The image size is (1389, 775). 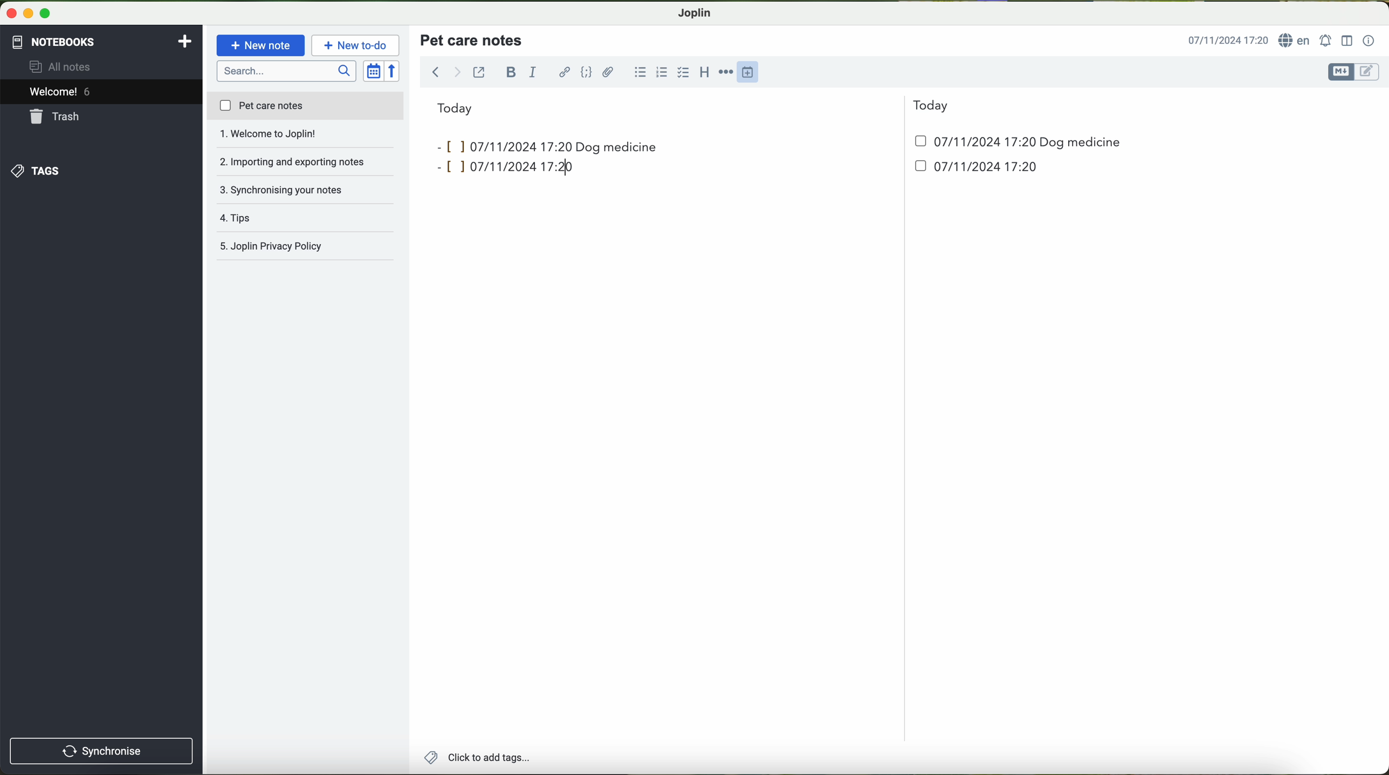 What do you see at coordinates (1081, 143) in the screenshot?
I see `dog medicine` at bounding box center [1081, 143].